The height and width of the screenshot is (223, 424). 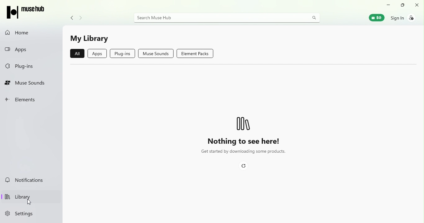 I want to click on Cursor, so click(x=31, y=203).